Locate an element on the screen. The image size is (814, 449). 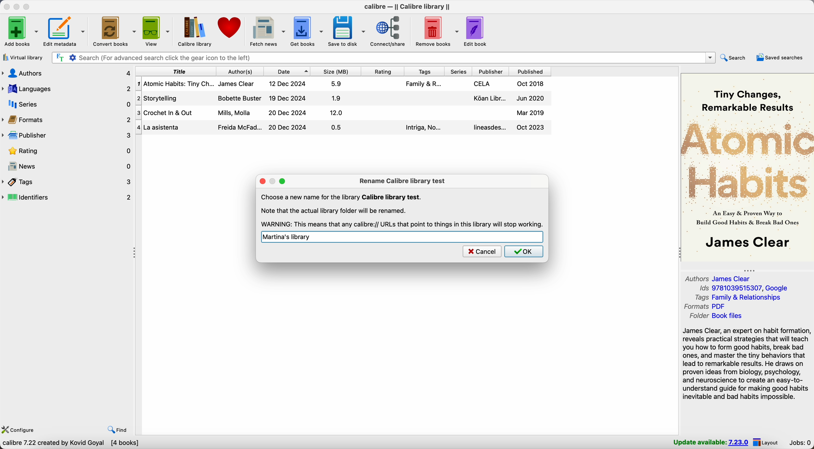
authors James Clear is located at coordinates (718, 278).